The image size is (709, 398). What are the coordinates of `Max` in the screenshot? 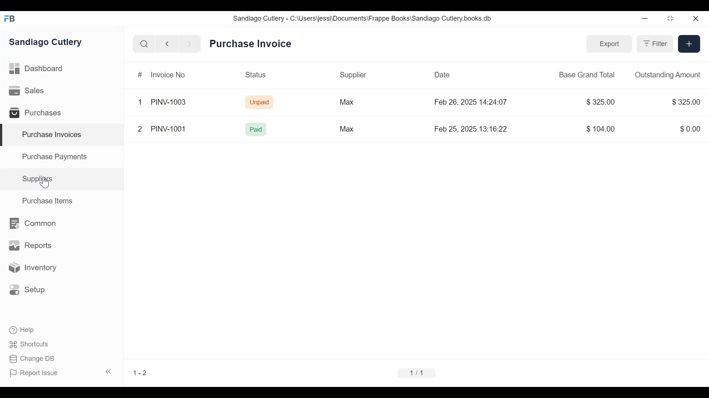 It's located at (345, 130).